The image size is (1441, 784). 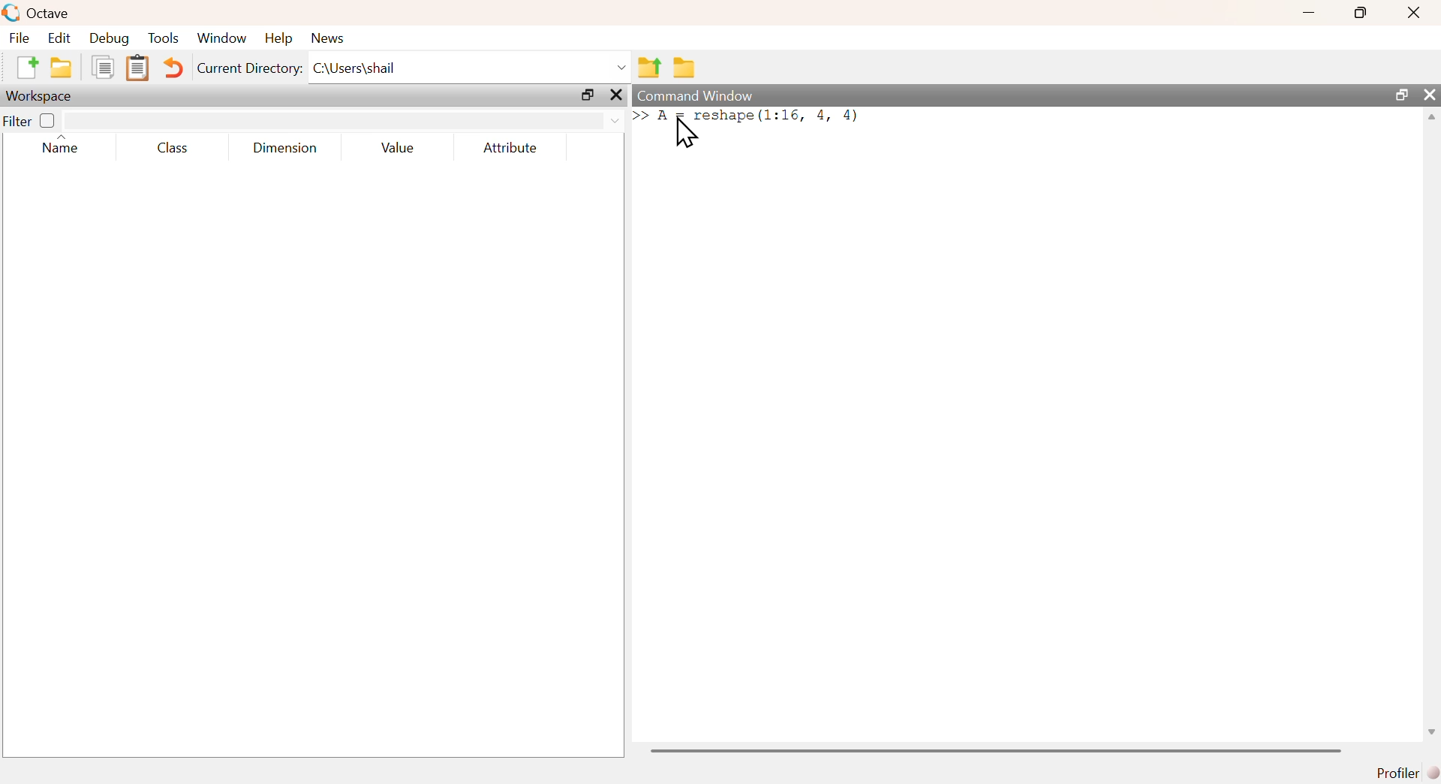 What do you see at coordinates (109, 38) in the screenshot?
I see `Debug` at bounding box center [109, 38].